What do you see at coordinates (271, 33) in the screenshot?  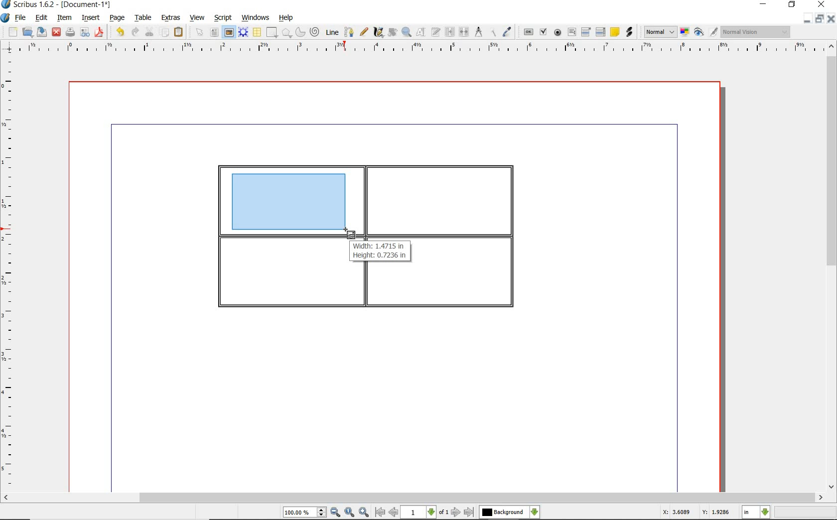 I see `shape` at bounding box center [271, 33].